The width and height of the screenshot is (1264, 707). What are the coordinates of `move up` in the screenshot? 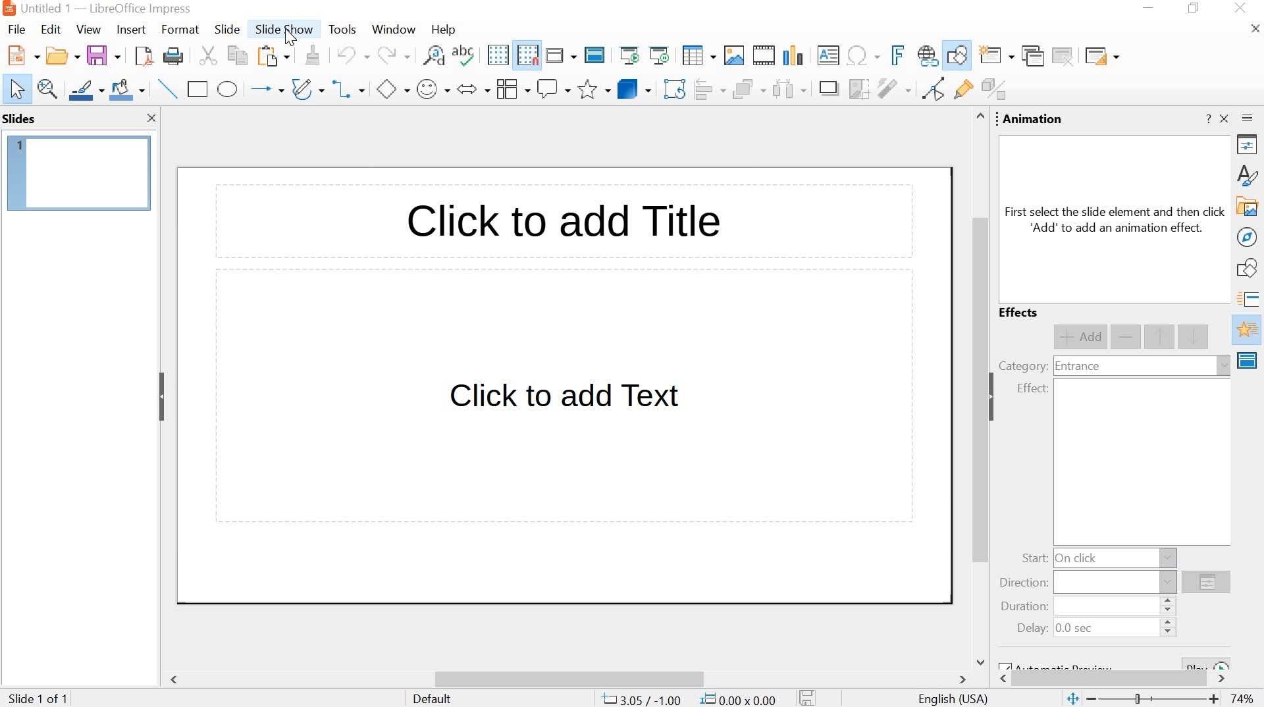 It's located at (1161, 337).